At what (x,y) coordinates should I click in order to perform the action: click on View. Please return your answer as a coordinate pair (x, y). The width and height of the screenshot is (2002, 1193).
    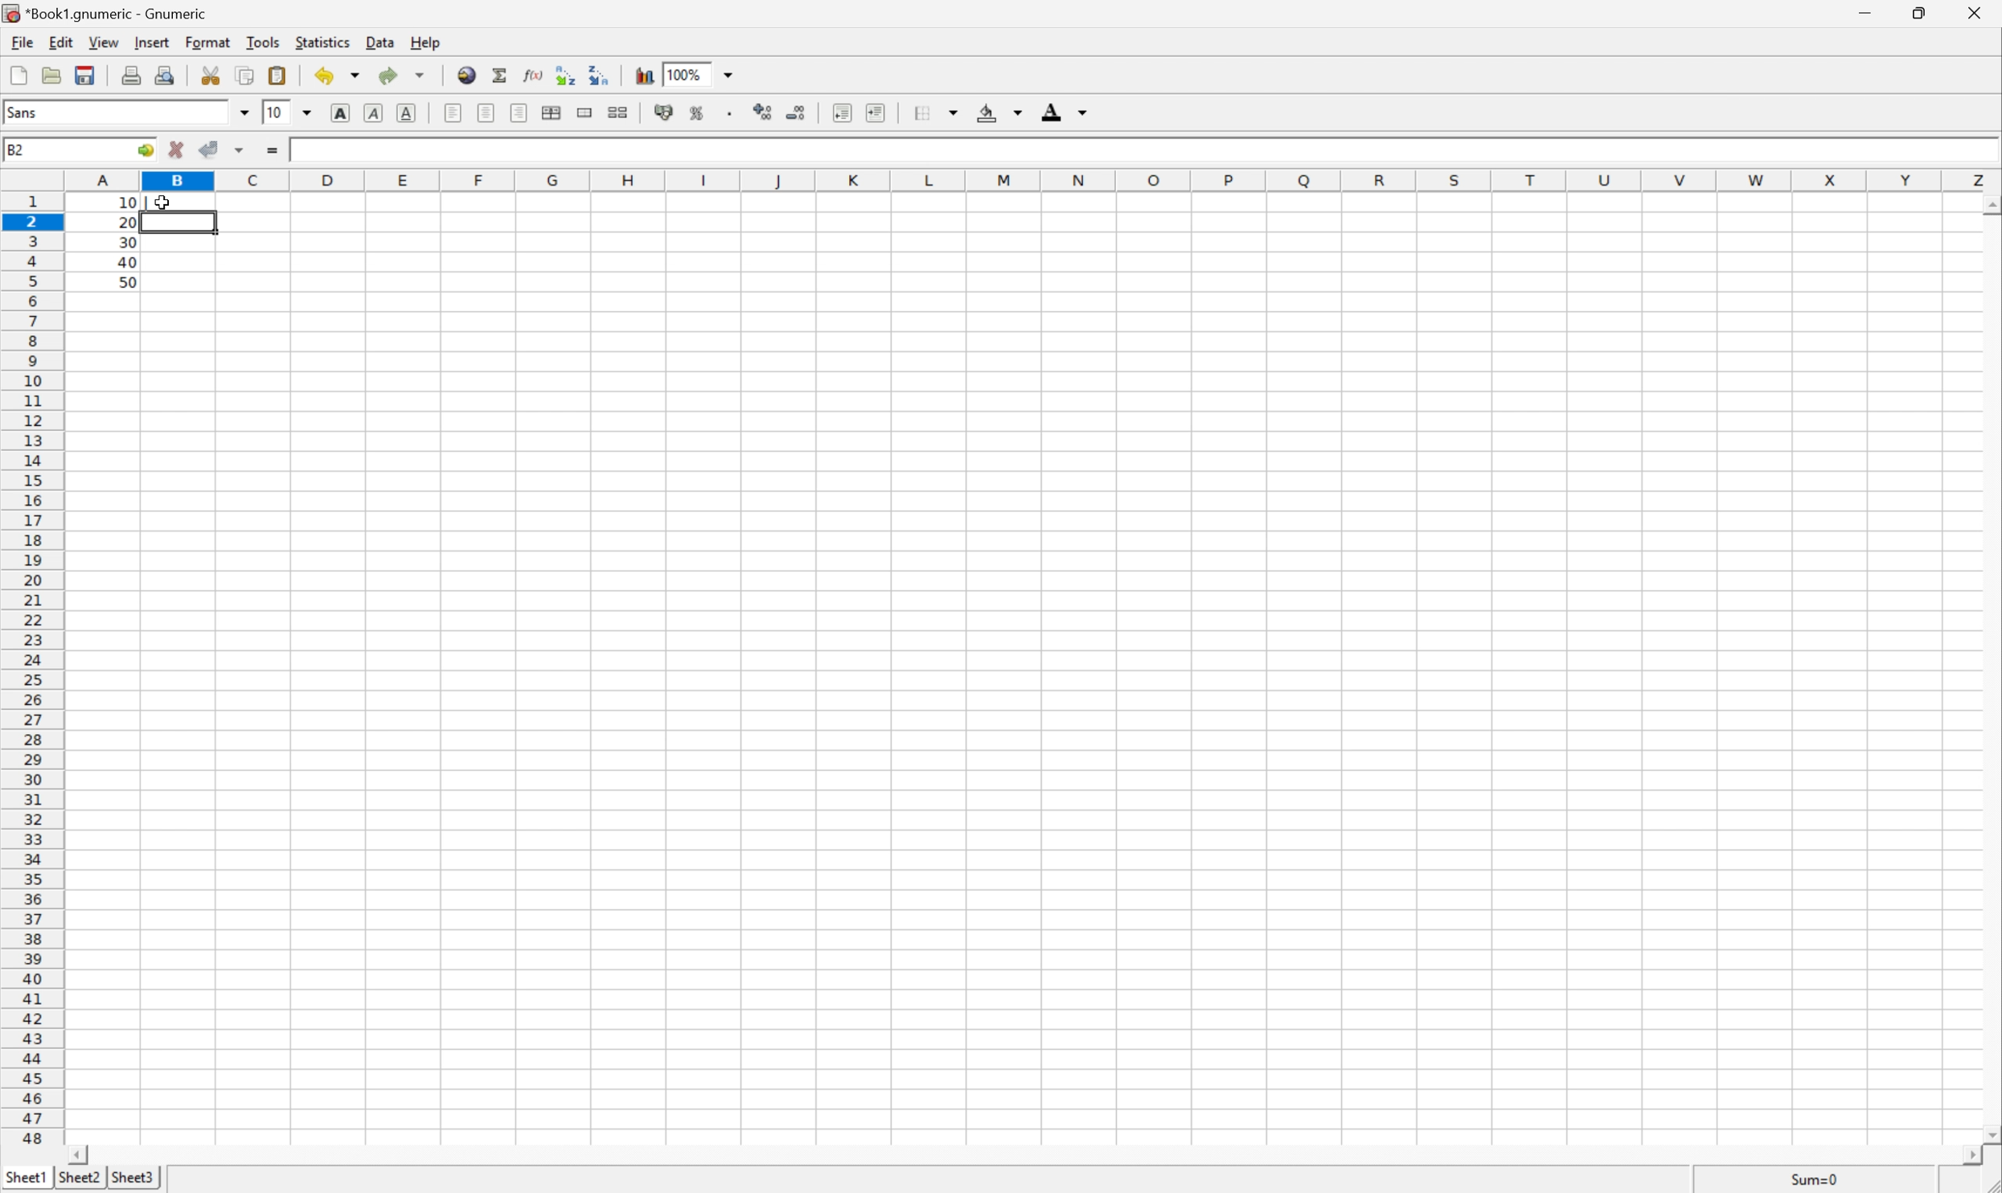
    Looking at the image, I should click on (103, 41).